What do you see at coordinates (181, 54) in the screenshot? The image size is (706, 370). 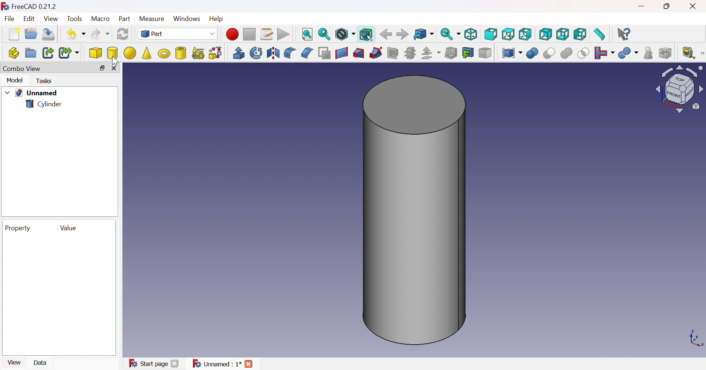 I see `cylinder` at bounding box center [181, 54].